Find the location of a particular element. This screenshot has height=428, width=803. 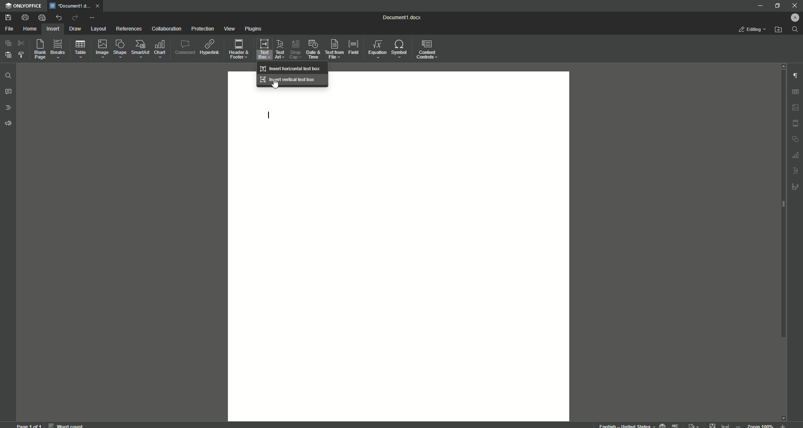

Print is located at coordinates (25, 18).